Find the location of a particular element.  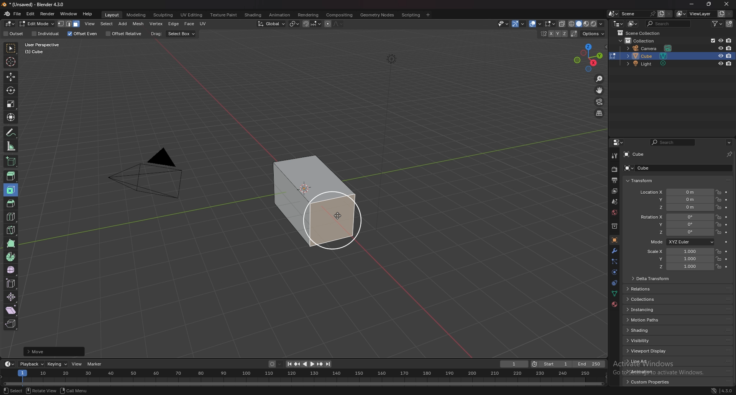

remove view layer is located at coordinates (730, 14).